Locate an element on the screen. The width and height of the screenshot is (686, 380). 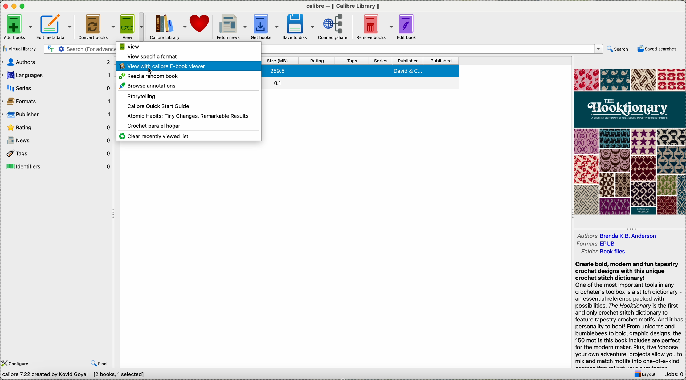
fetch news is located at coordinates (231, 26).